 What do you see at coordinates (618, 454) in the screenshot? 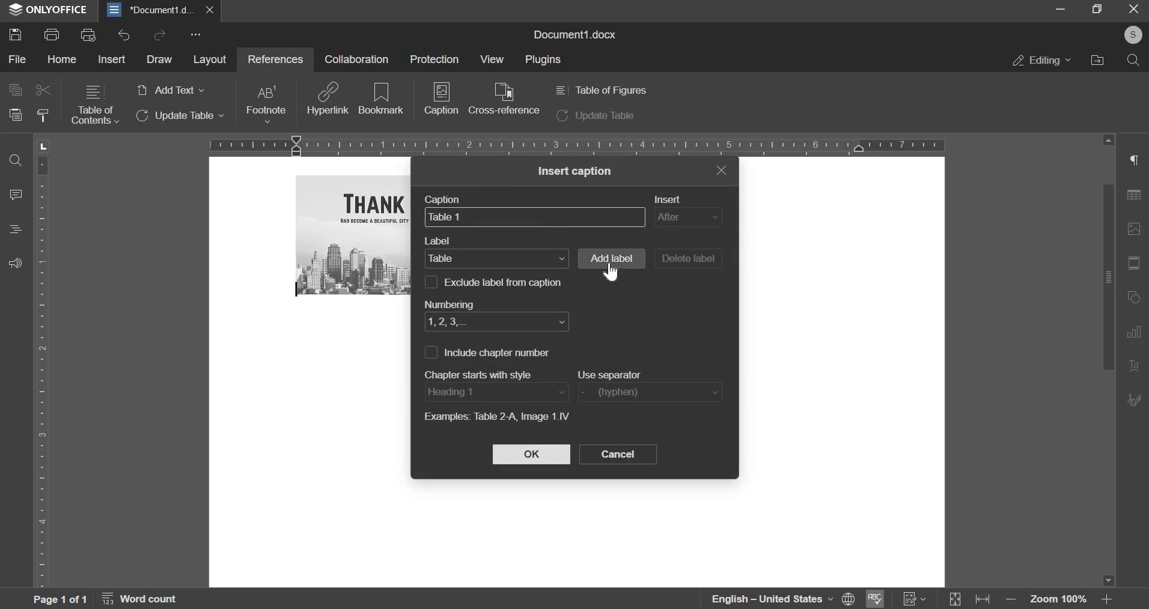
I see `cancel` at bounding box center [618, 454].